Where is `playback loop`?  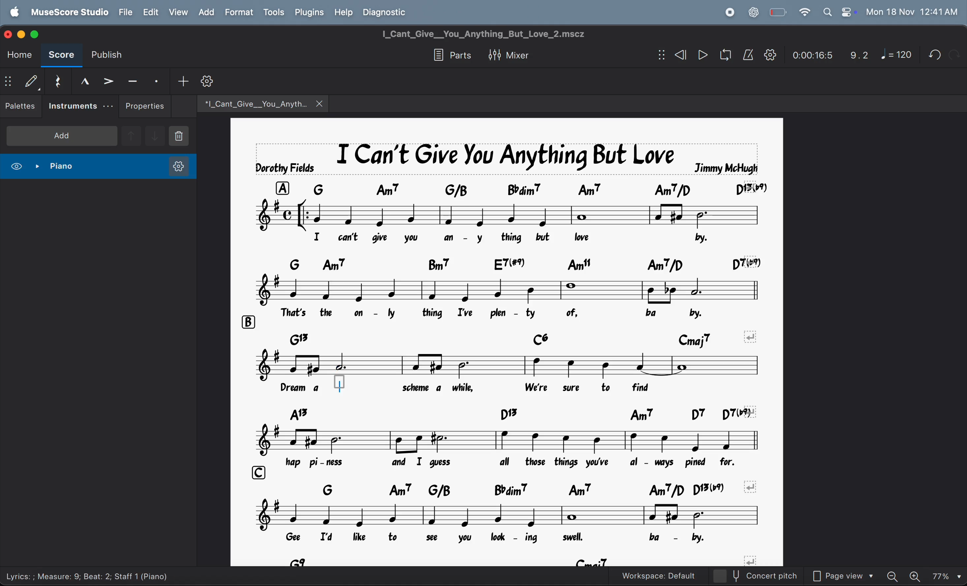 playback loop is located at coordinates (724, 55).